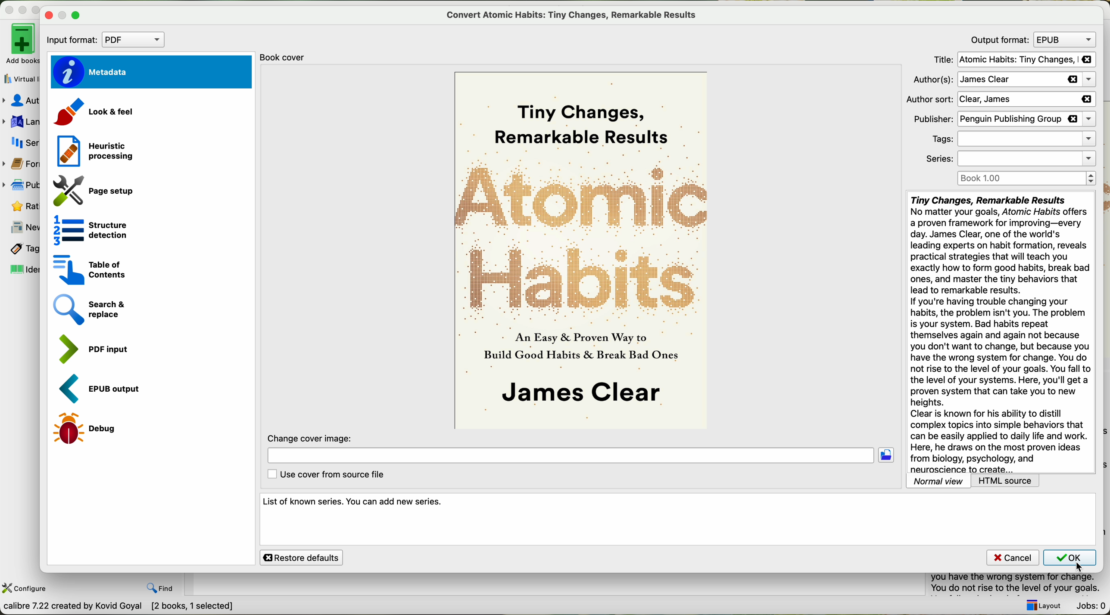 This screenshot has height=615, width=1110. I want to click on restore defaults, so click(301, 557).